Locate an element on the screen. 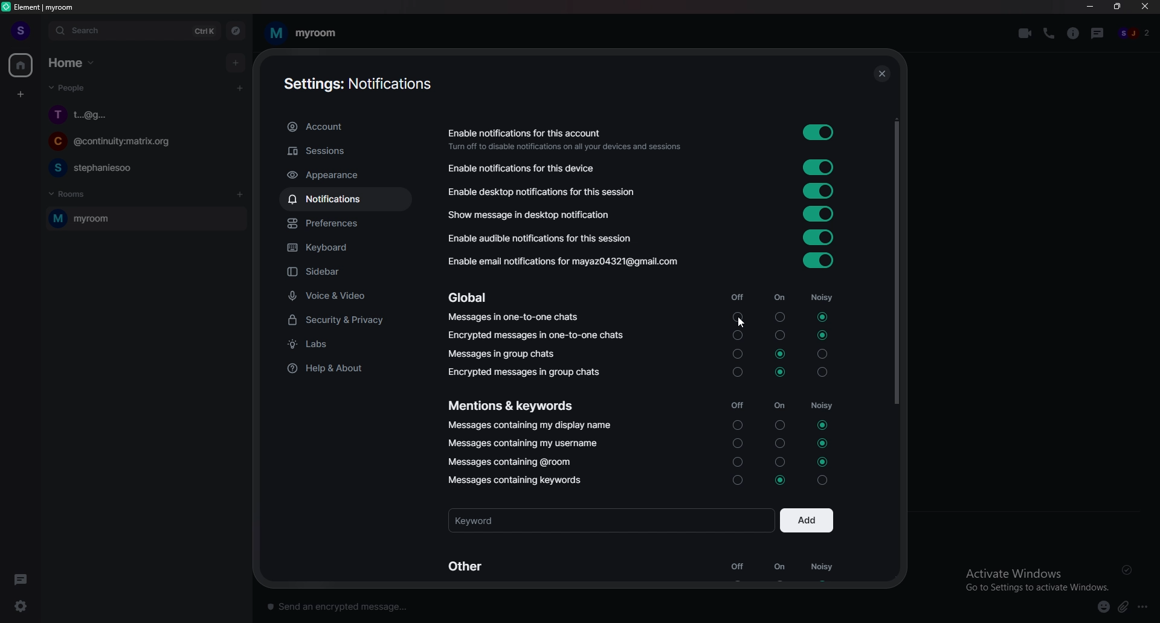  cursor is located at coordinates (744, 323).